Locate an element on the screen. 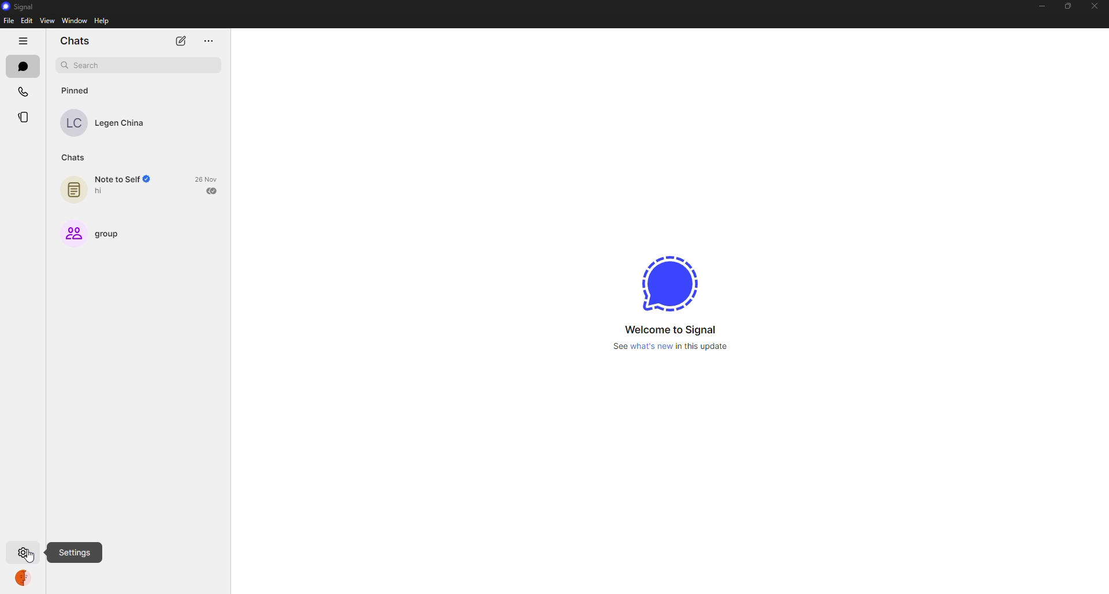  view is located at coordinates (48, 20).